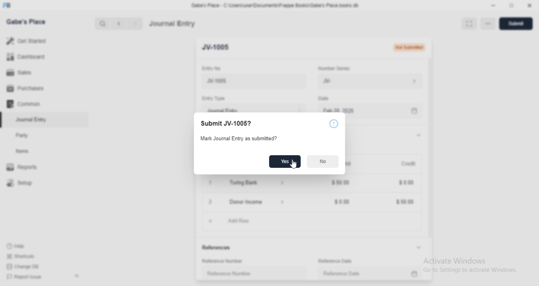 The image size is (539, 286). Describe the element at coordinates (285, 162) in the screenshot. I see `Yes ` at that location.